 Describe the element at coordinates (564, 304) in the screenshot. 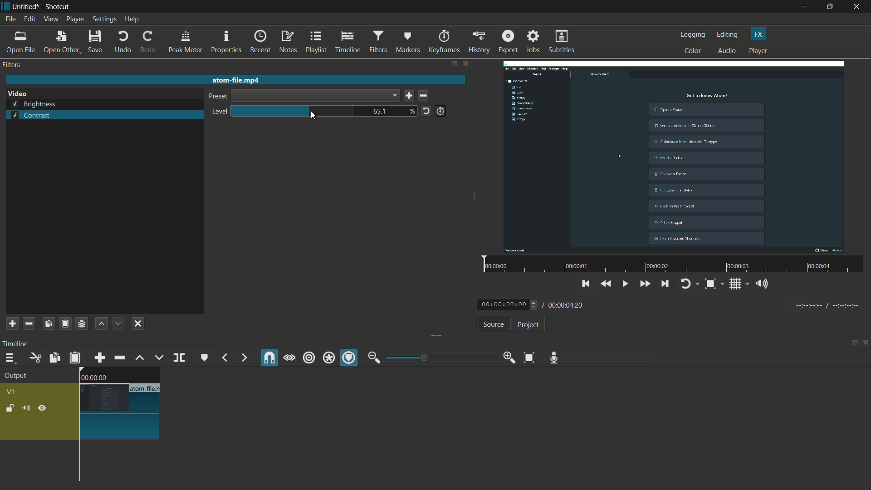

I see `/ 00:00:04:20 (total time)` at that location.